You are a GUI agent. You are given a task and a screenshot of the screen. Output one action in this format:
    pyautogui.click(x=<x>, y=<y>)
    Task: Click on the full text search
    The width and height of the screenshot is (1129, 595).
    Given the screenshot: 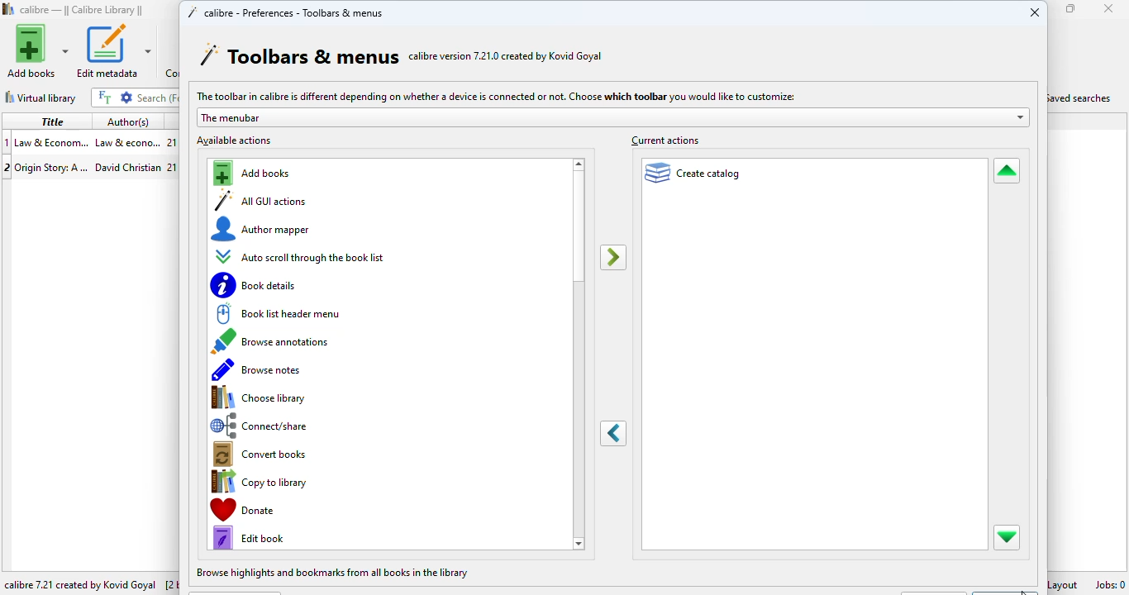 What is the action you would take?
    pyautogui.click(x=104, y=97)
    